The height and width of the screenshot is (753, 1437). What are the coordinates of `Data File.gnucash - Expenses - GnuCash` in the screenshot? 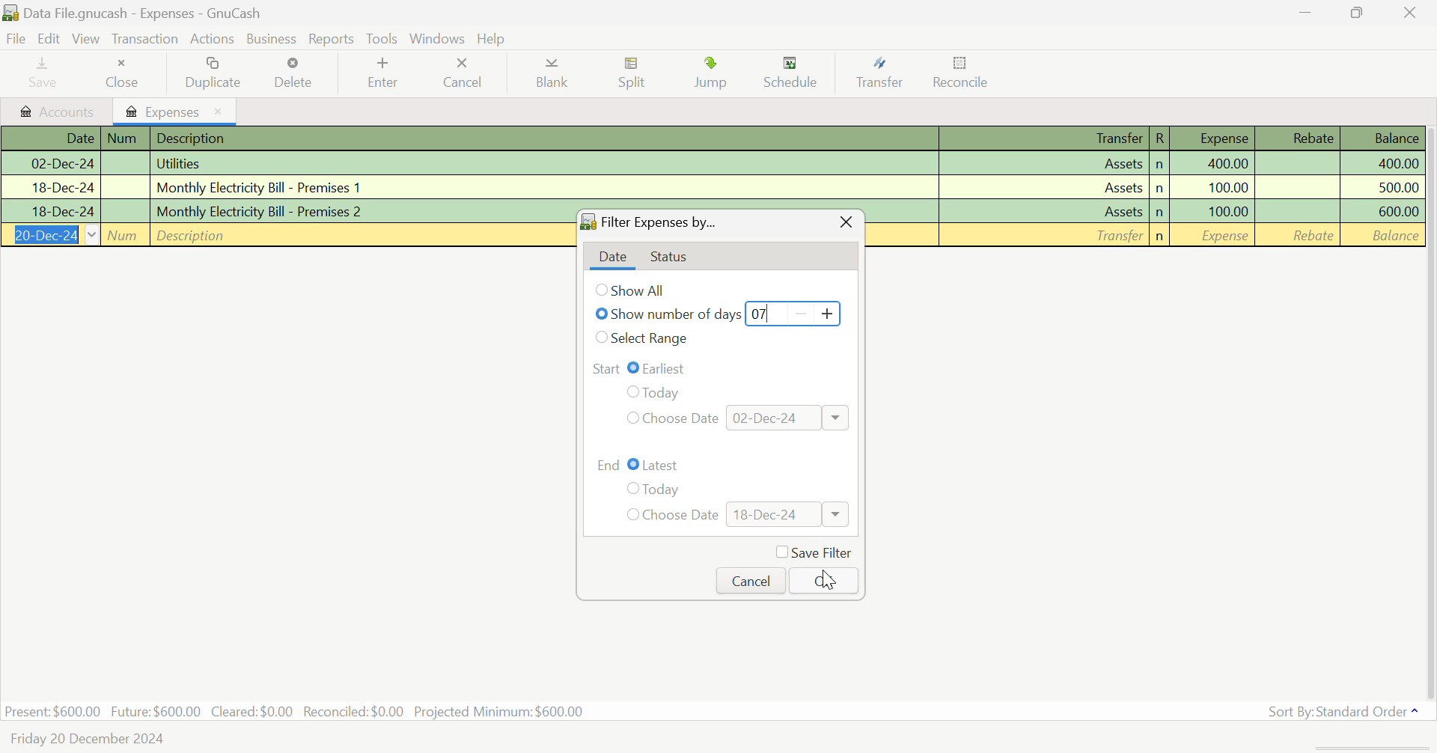 It's located at (134, 12).